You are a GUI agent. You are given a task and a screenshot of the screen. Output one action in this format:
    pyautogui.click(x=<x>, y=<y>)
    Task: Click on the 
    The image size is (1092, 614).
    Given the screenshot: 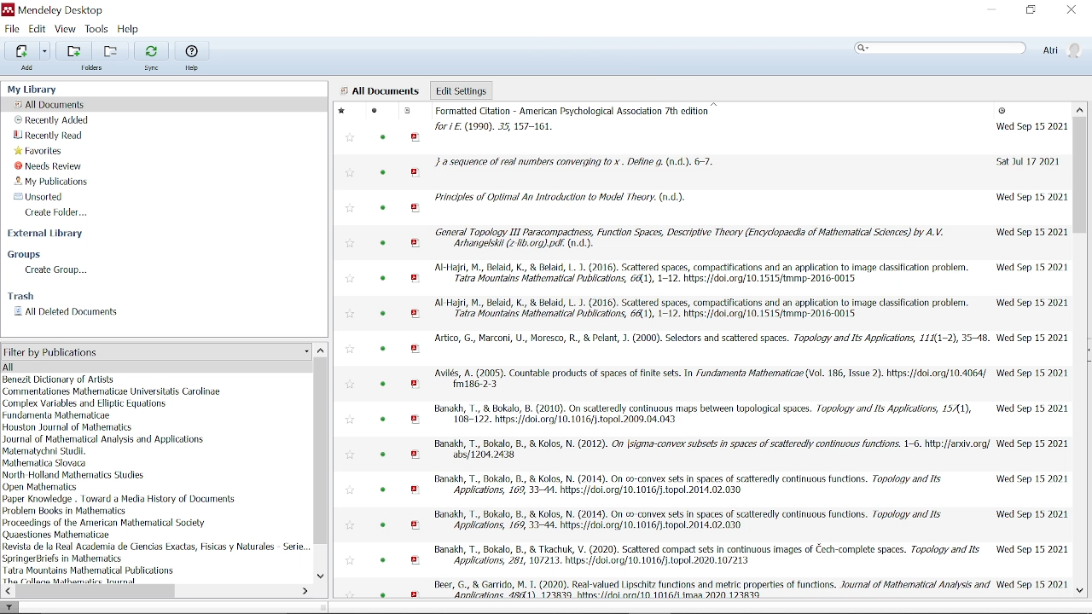 What is the action you would take?
    pyautogui.click(x=10, y=591)
    